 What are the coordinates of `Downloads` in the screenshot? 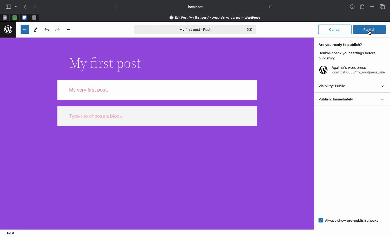 It's located at (352, 7).